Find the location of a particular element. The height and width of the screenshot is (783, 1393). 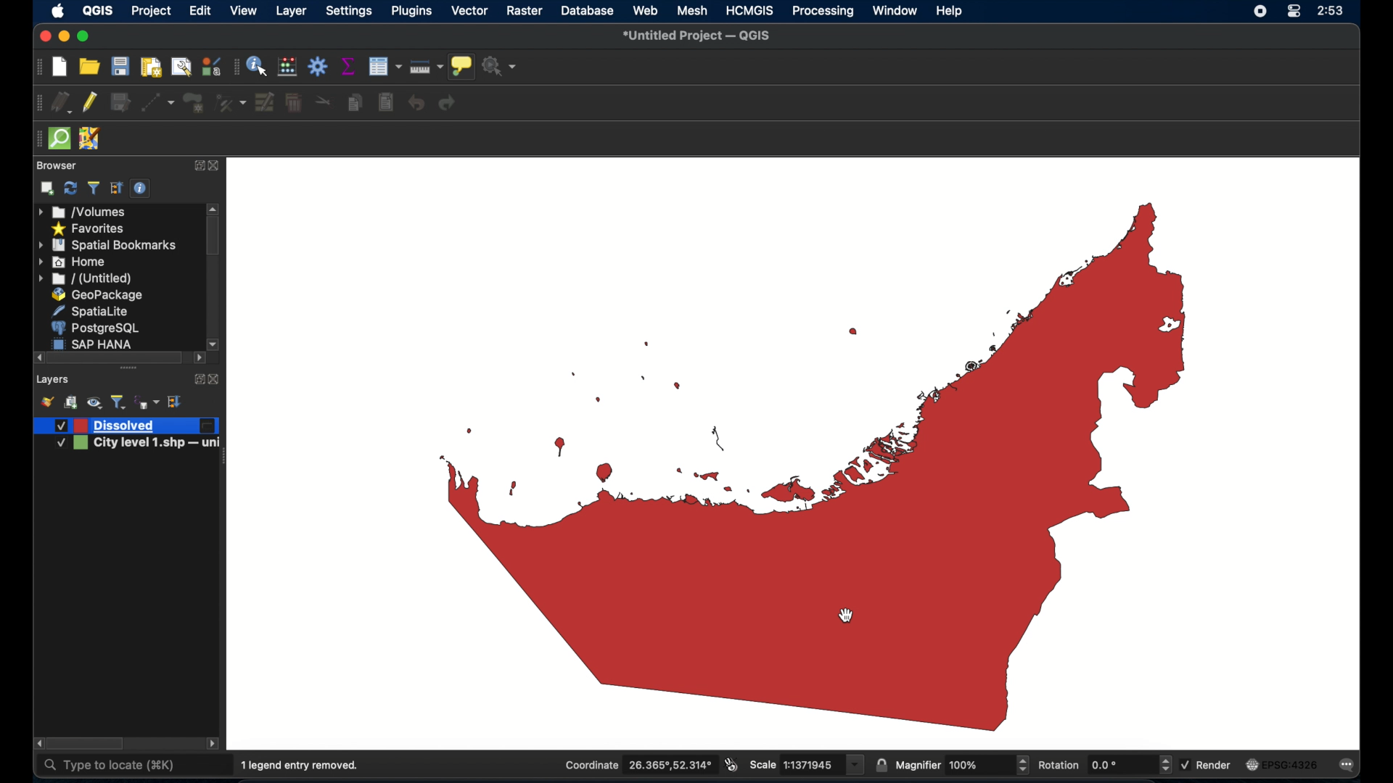

layer is located at coordinates (292, 12).